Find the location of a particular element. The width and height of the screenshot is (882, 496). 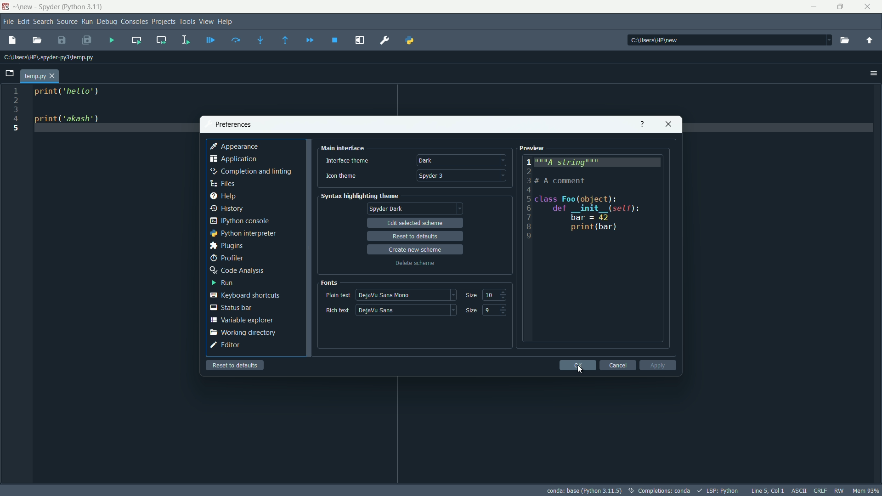

debug file is located at coordinates (211, 40).